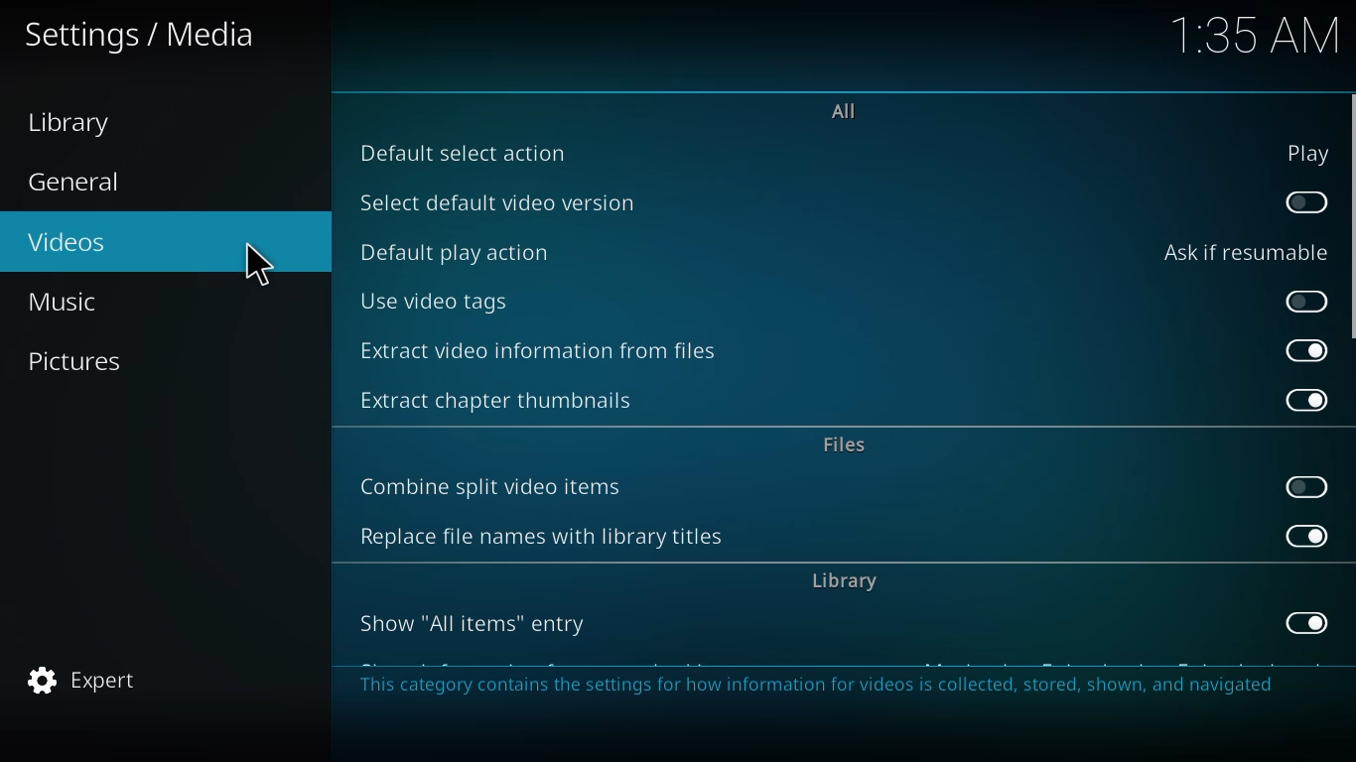 Image resolution: width=1356 pixels, height=762 pixels. I want to click on enable, so click(1308, 487).